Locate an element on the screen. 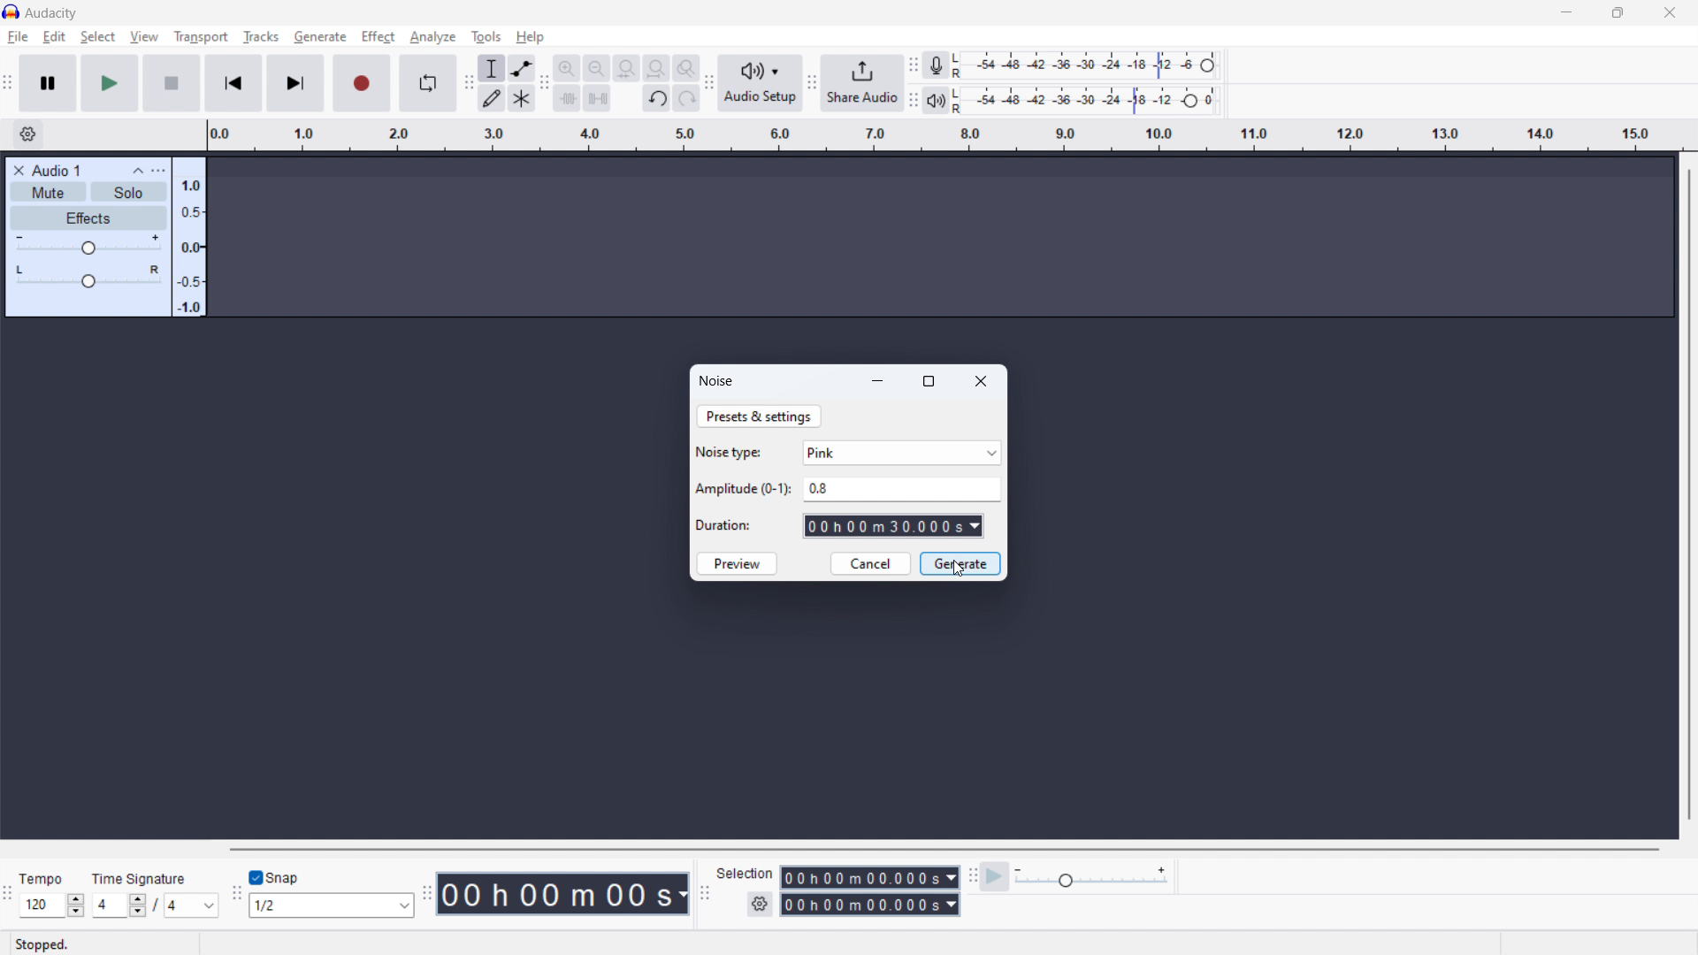 This screenshot has height=955, width=1698. toggle snap is located at coordinates (277, 877).